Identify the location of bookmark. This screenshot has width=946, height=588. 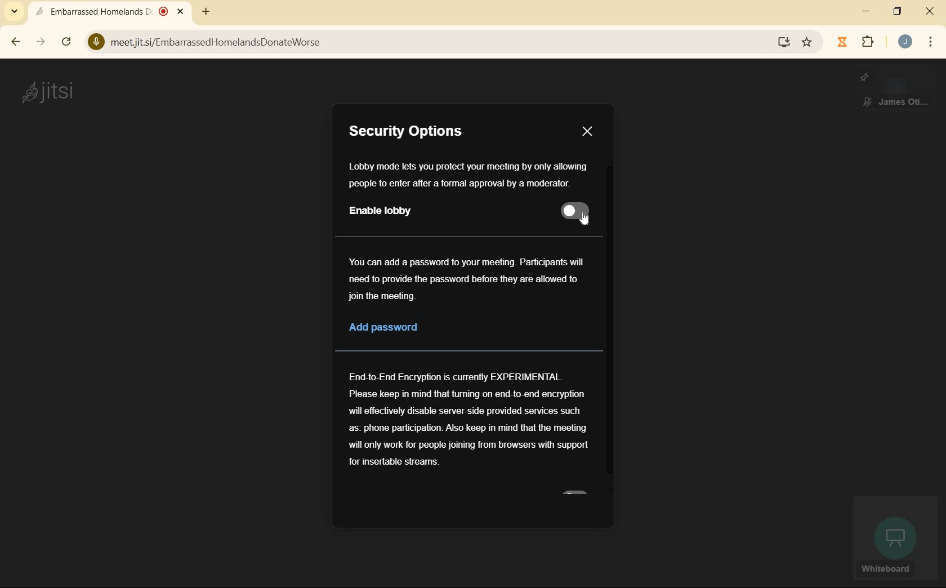
(807, 43).